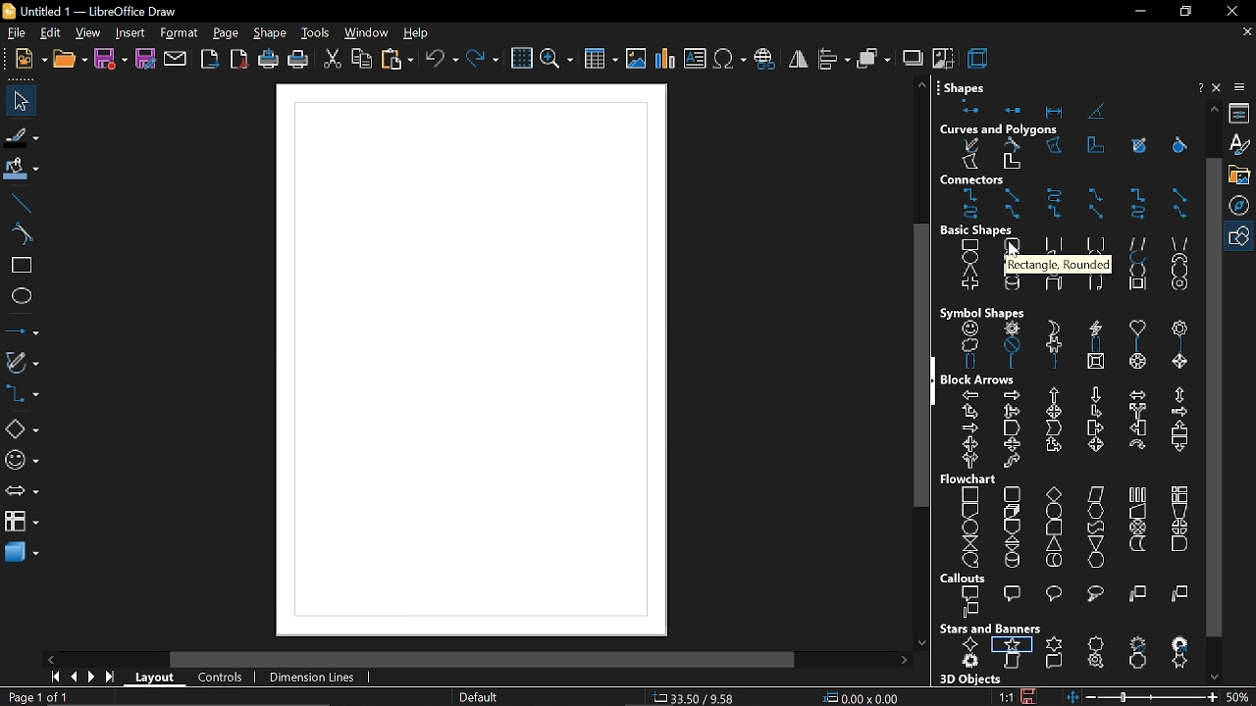  What do you see at coordinates (1072, 655) in the screenshot?
I see `stars and banners` at bounding box center [1072, 655].